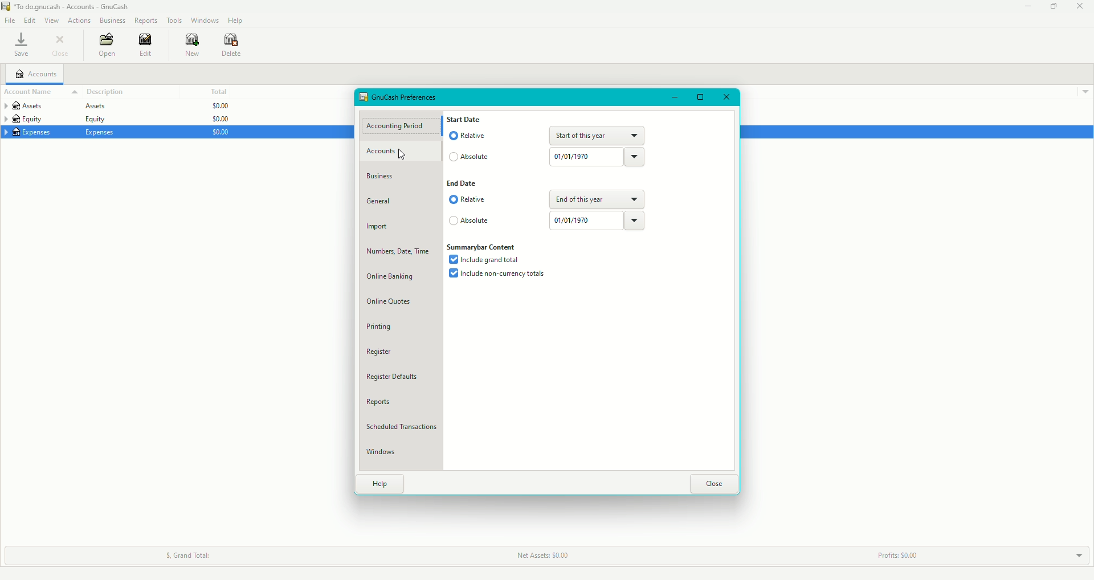 The width and height of the screenshot is (1094, 580). What do you see at coordinates (188, 555) in the screenshot?
I see `Grand Total` at bounding box center [188, 555].